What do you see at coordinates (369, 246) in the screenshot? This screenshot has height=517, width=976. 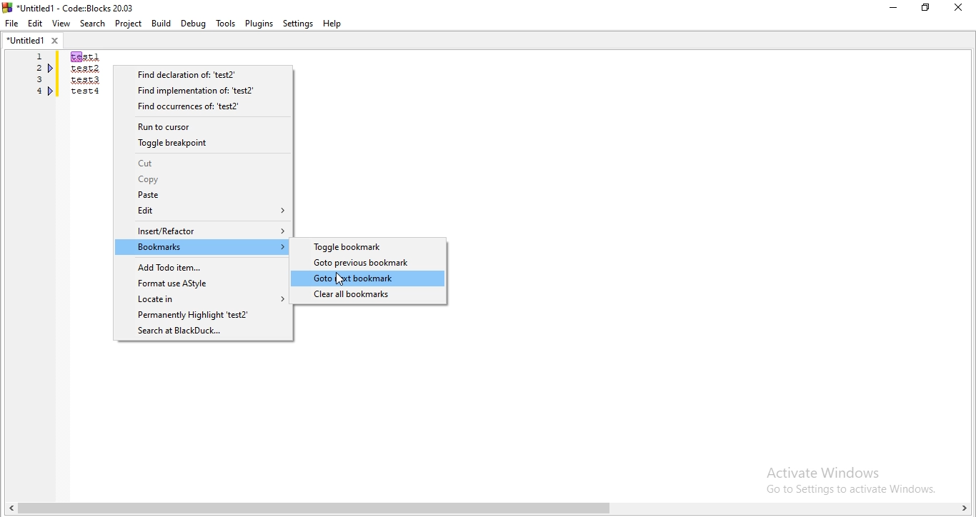 I see `Toggle bookmark` at bounding box center [369, 246].